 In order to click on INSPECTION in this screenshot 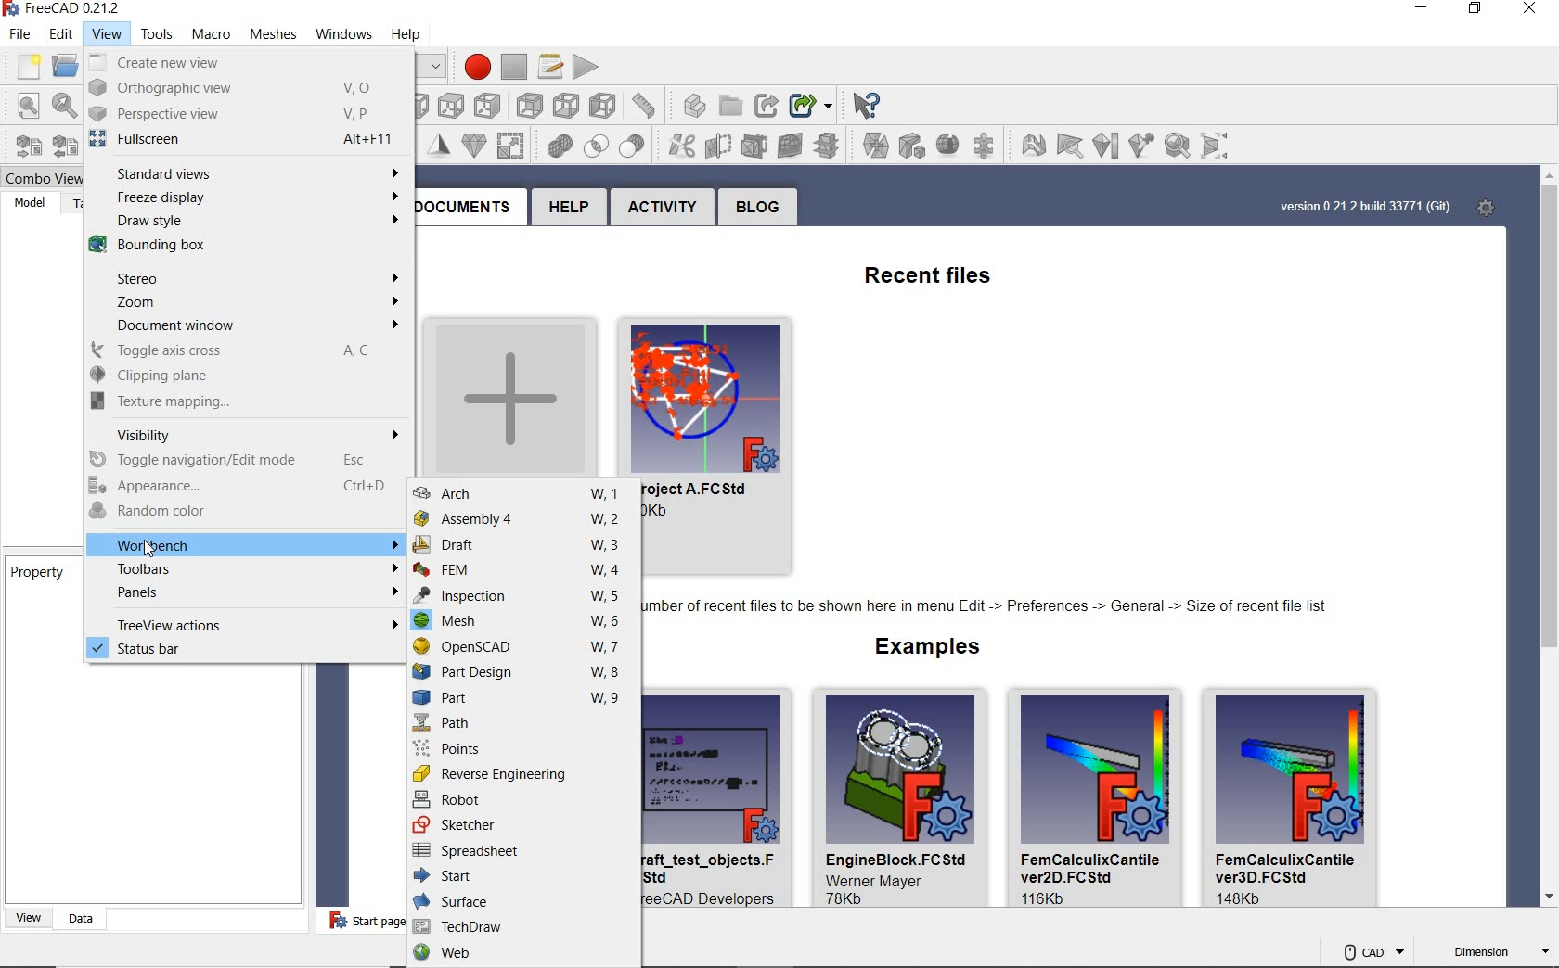, I will do `click(523, 596)`.